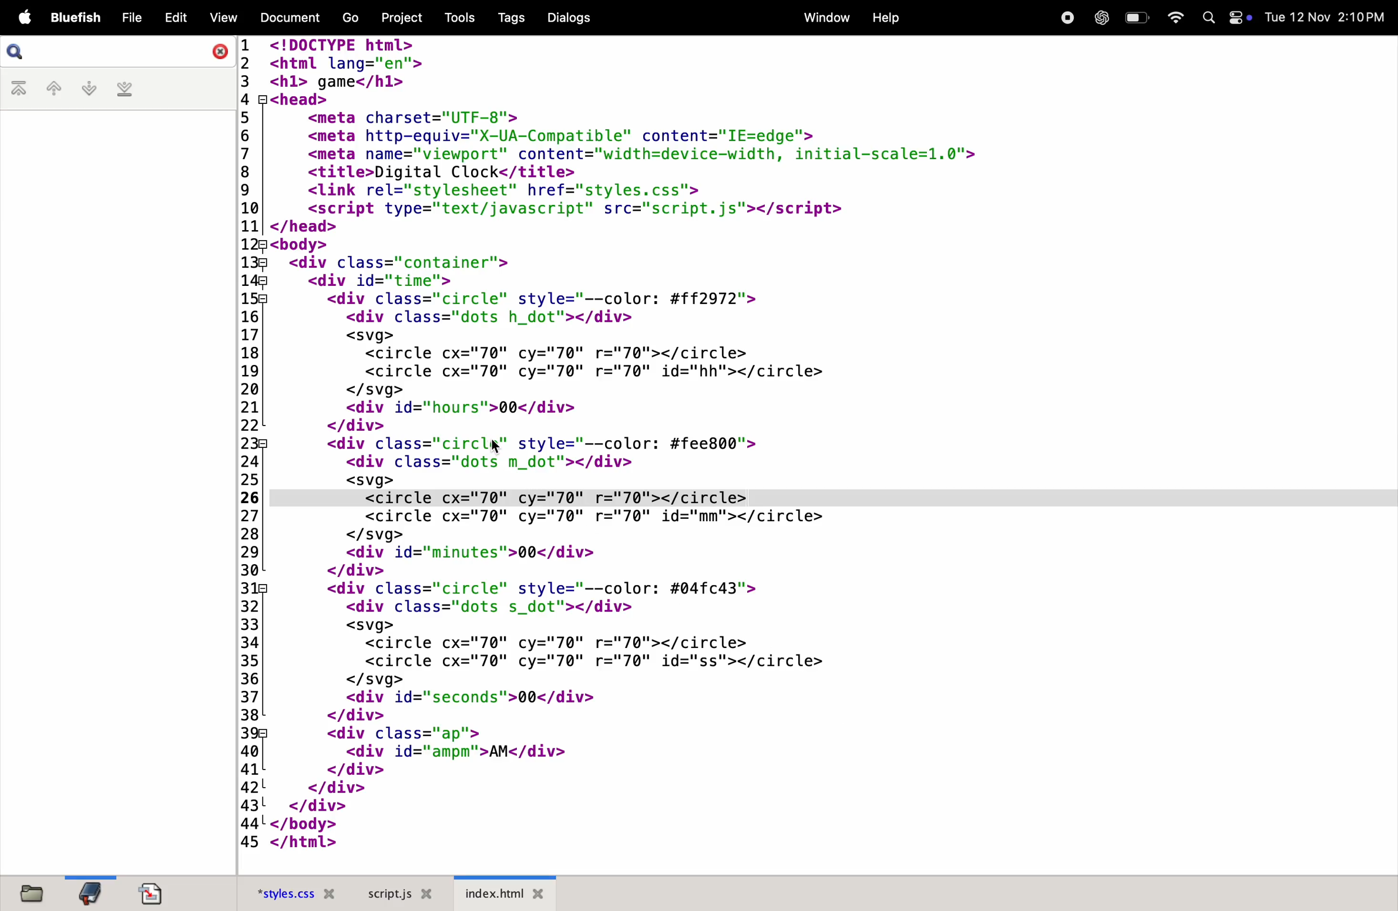 This screenshot has width=1398, height=911. I want to click on tags, so click(510, 16).